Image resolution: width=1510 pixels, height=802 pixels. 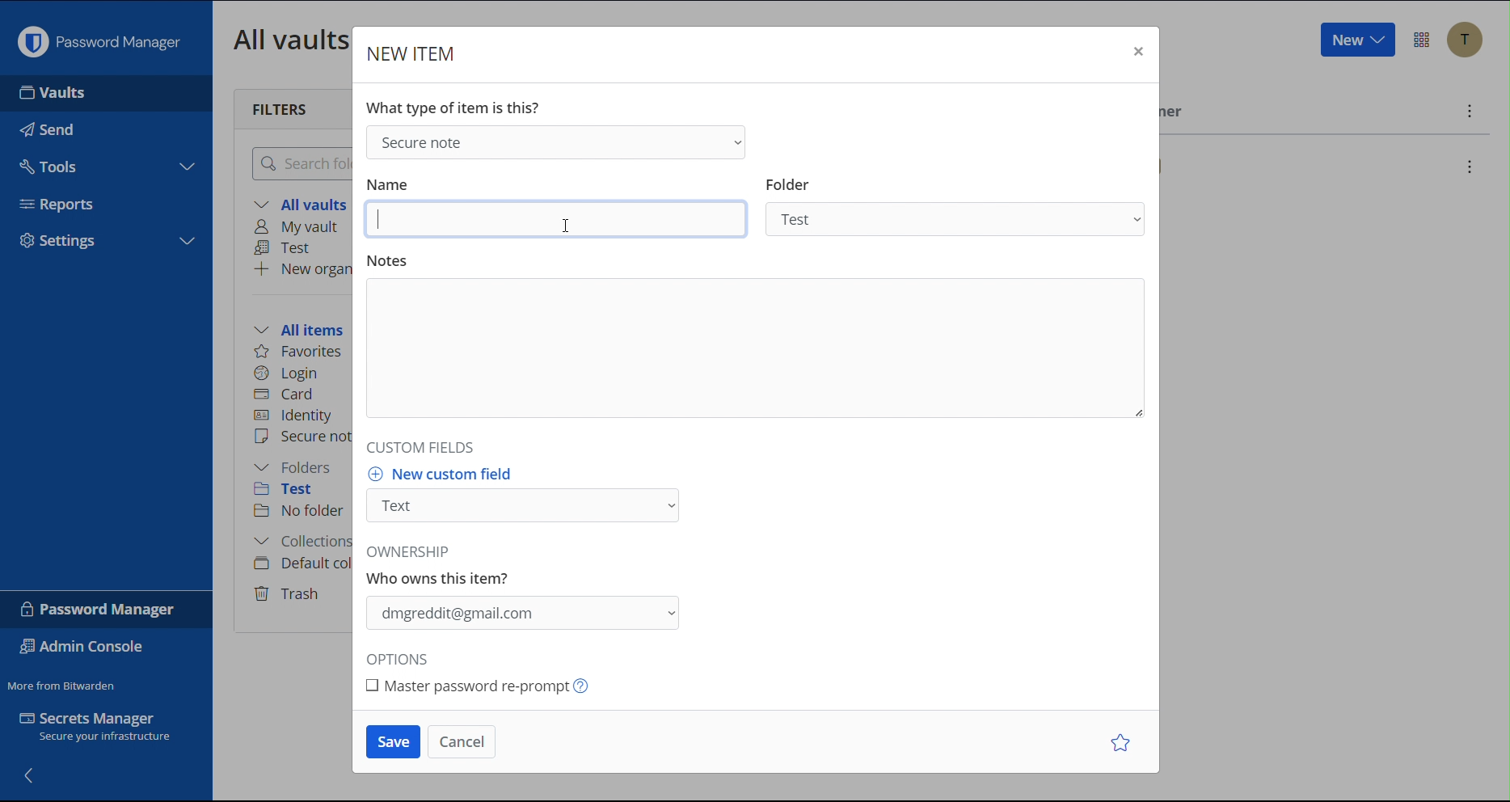 I want to click on Close, so click(x=1136, y=53).